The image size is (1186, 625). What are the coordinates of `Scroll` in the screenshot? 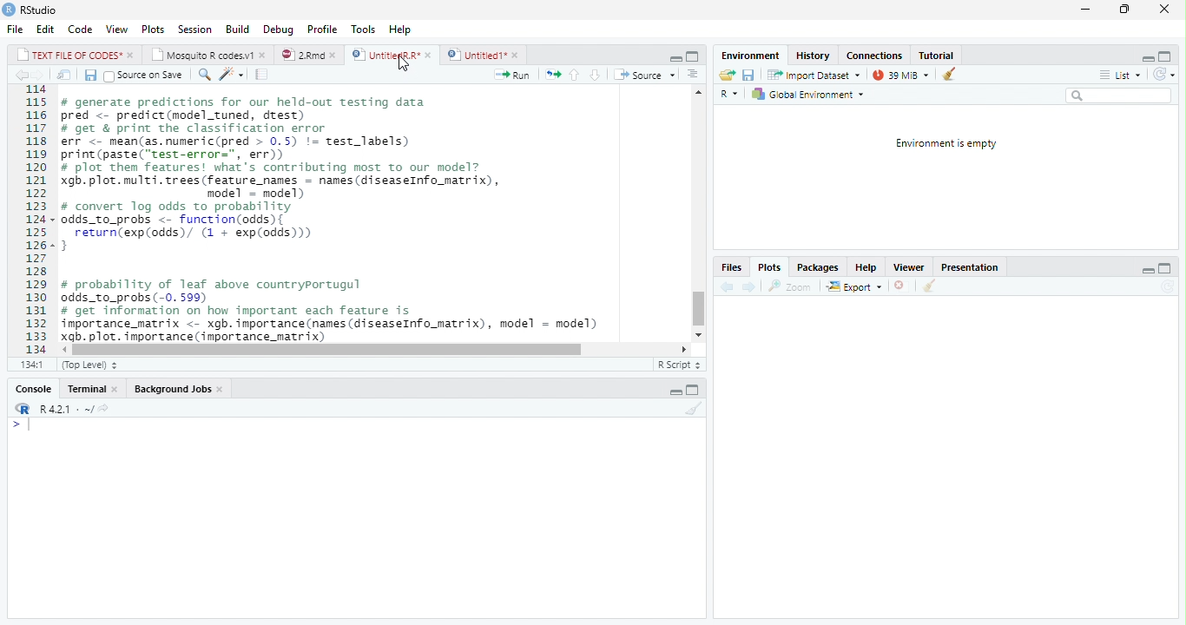 It's located at (374, 351).